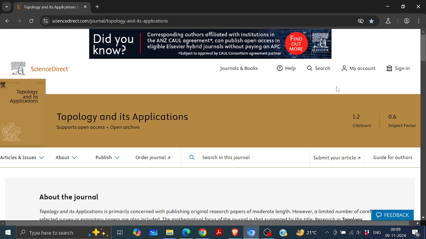 This screenshot has height=239, width=426. I want to click on Notification, so click(416, 233).